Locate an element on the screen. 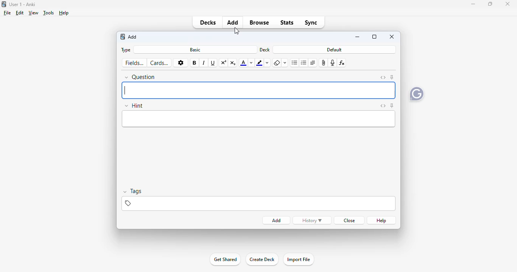 This screenshot has width=517, height=272. cards is located at coordinates (160, 63).